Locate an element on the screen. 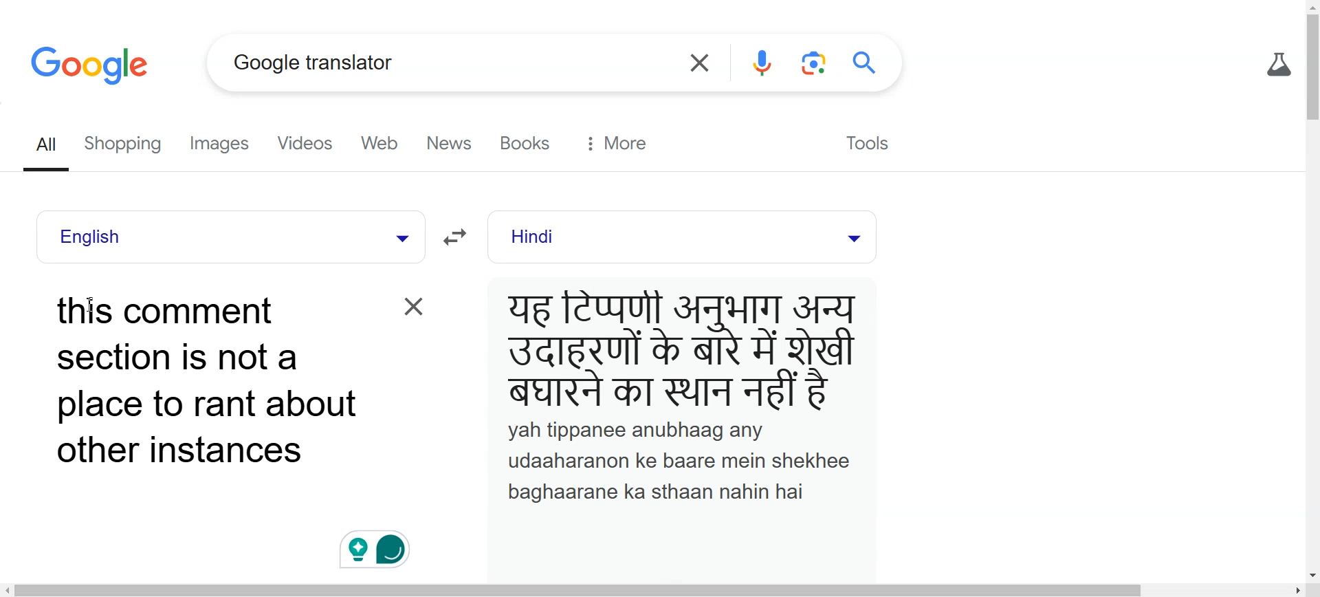 This screenshot has height=597, width=1320. Videos is located at coordinates (308, 144).